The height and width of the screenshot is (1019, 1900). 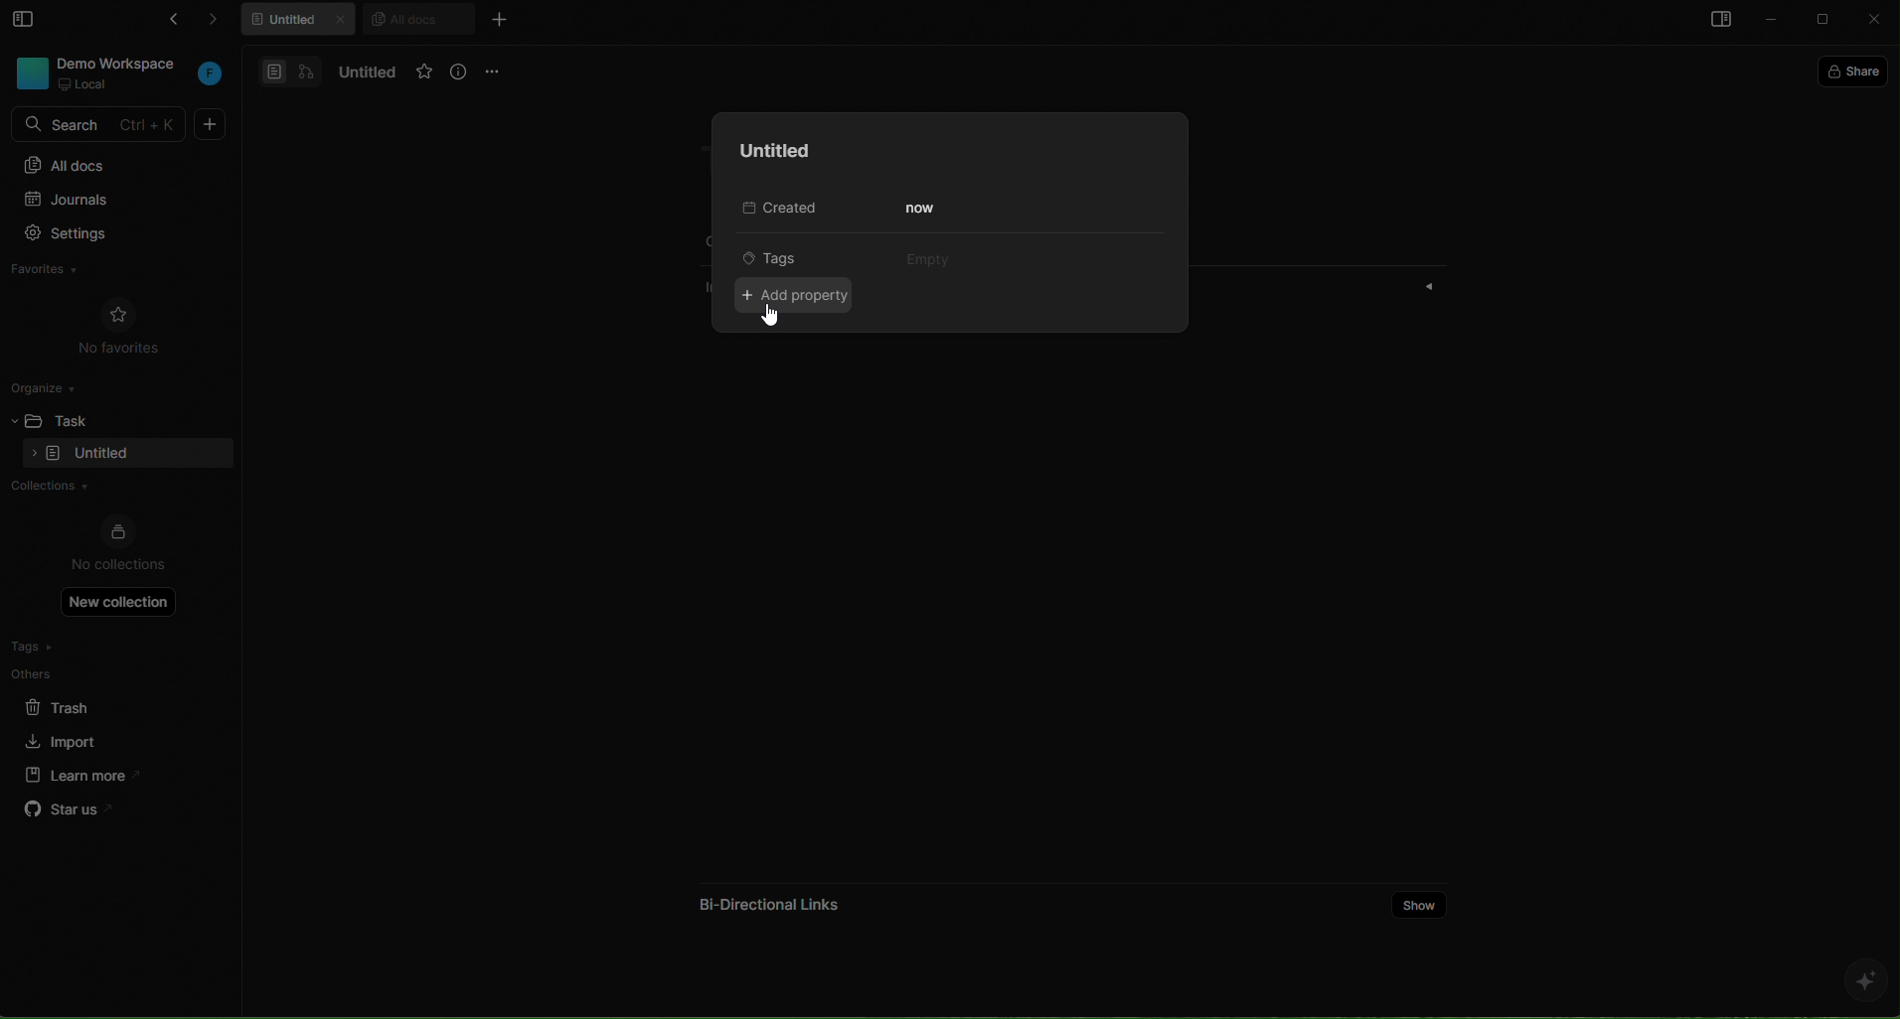 I want to click on info, so click(x=460, y=73).